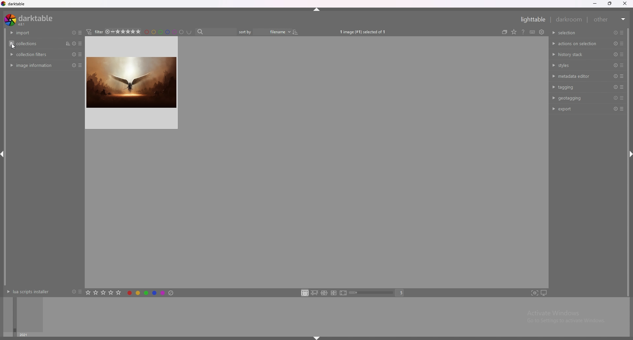 The width and height of the screenshot is (633, 340). Describe the element at coordinates (616, 65) in the screenshot. I see `reset` at that location.